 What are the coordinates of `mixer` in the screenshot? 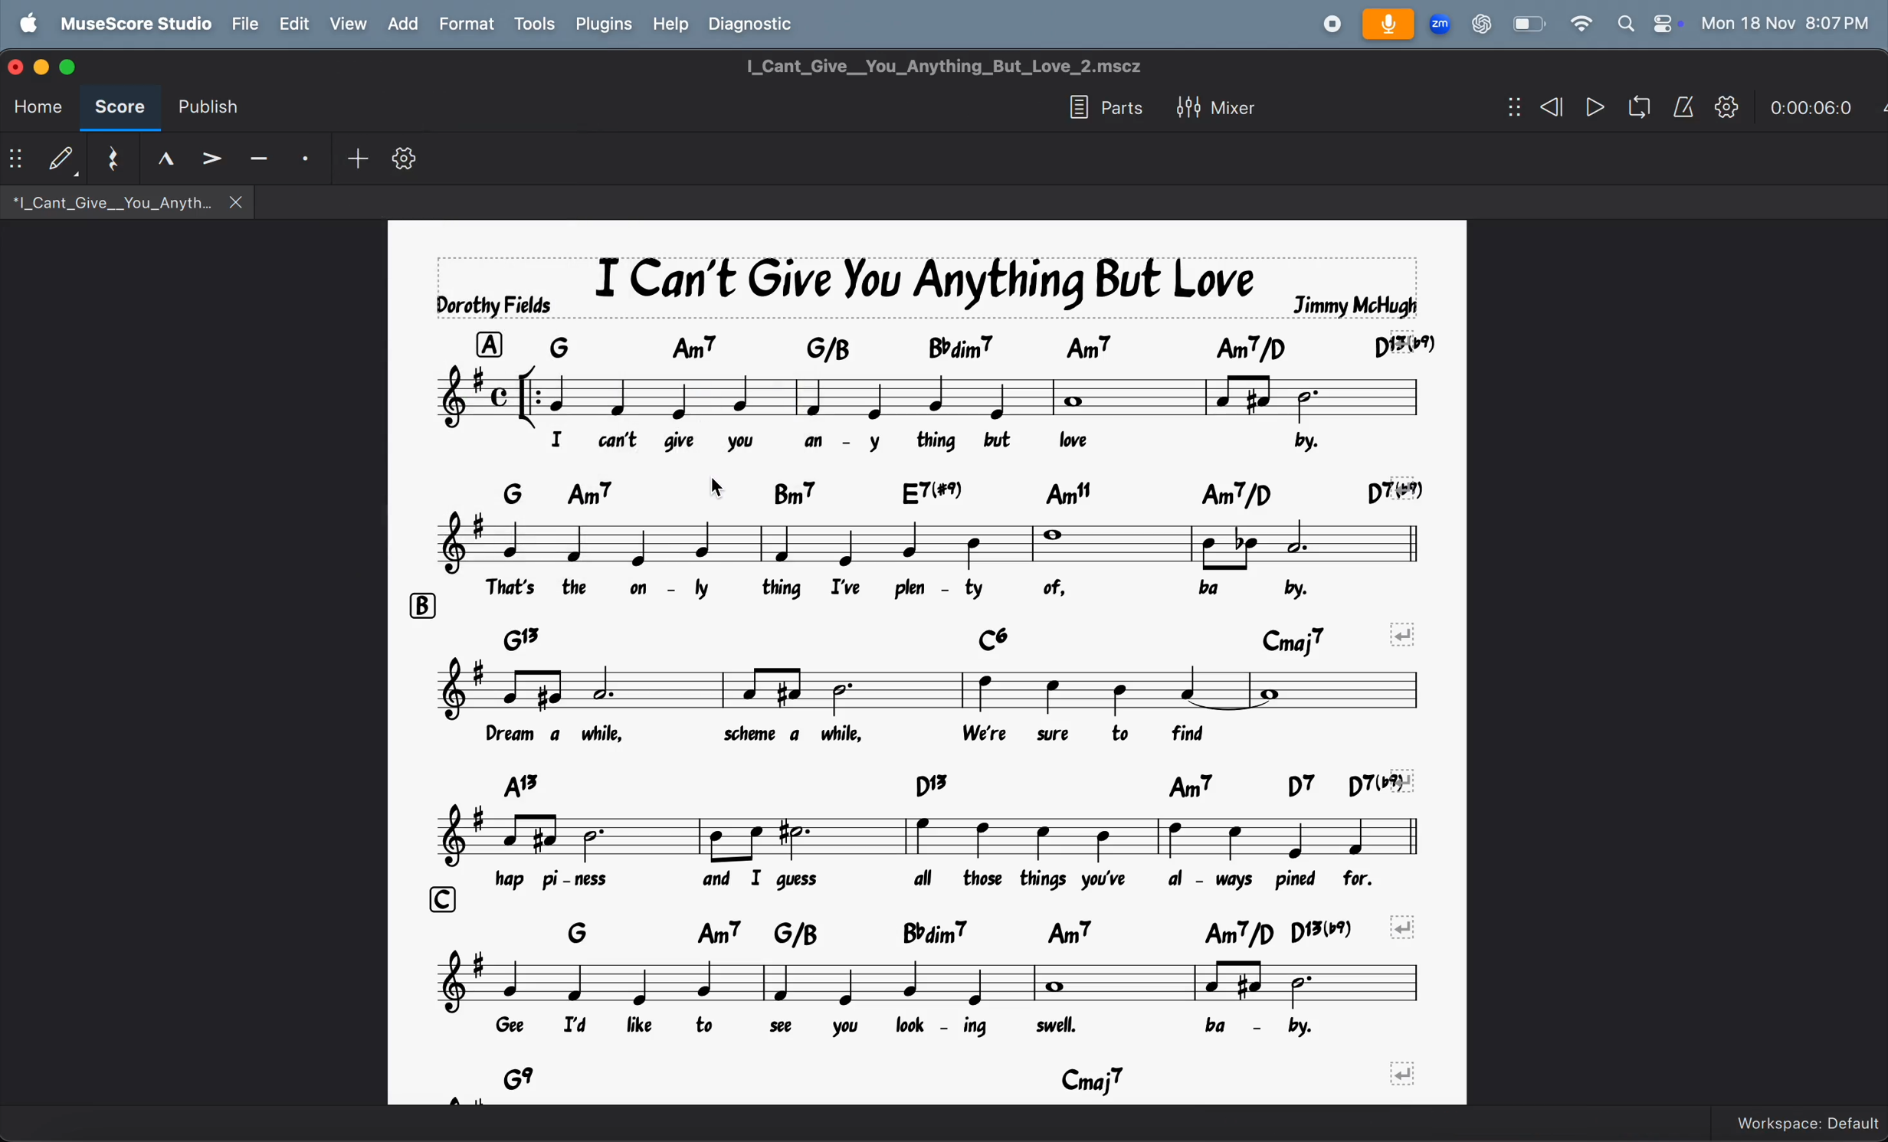 It's located at (1214, 107).